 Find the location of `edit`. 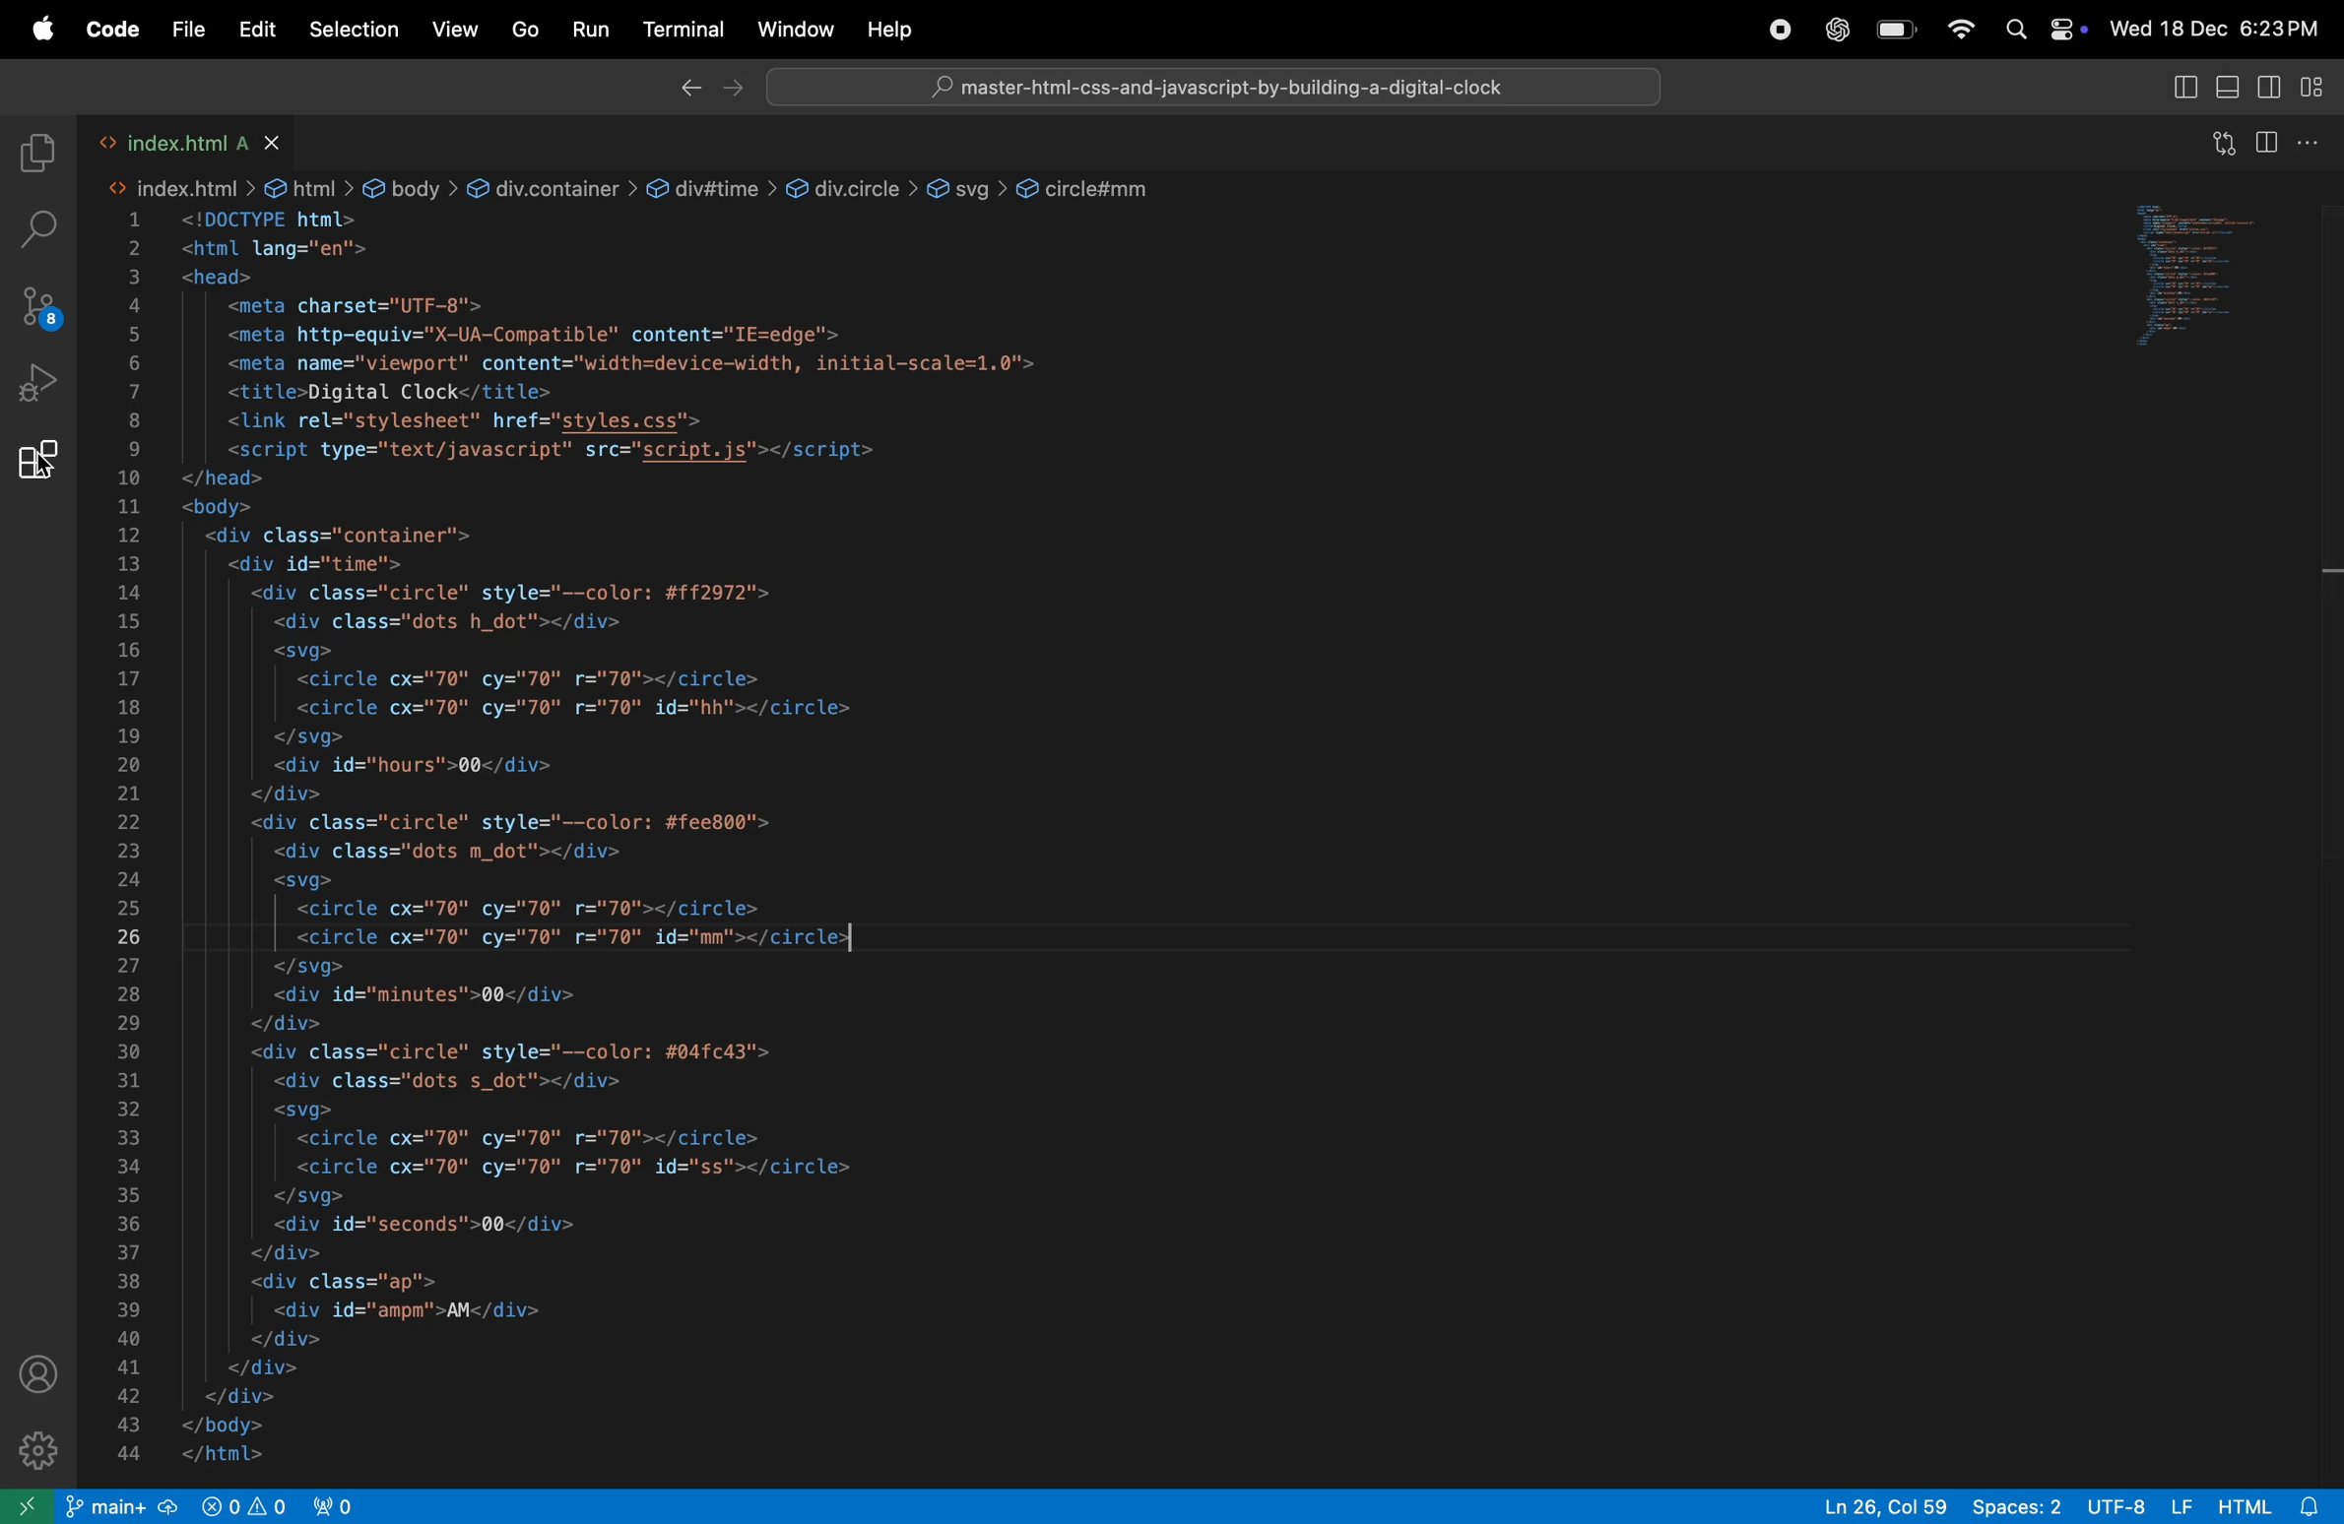

edit is located at coordinates (257, 30).